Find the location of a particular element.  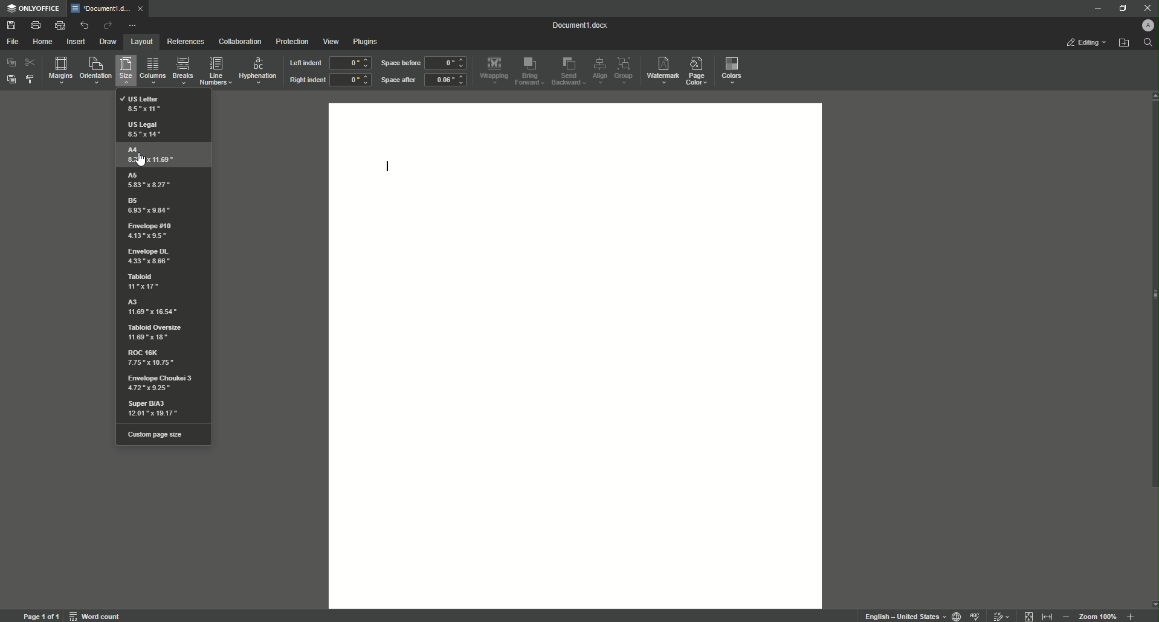

Word count is located at coordinates (95, 616).